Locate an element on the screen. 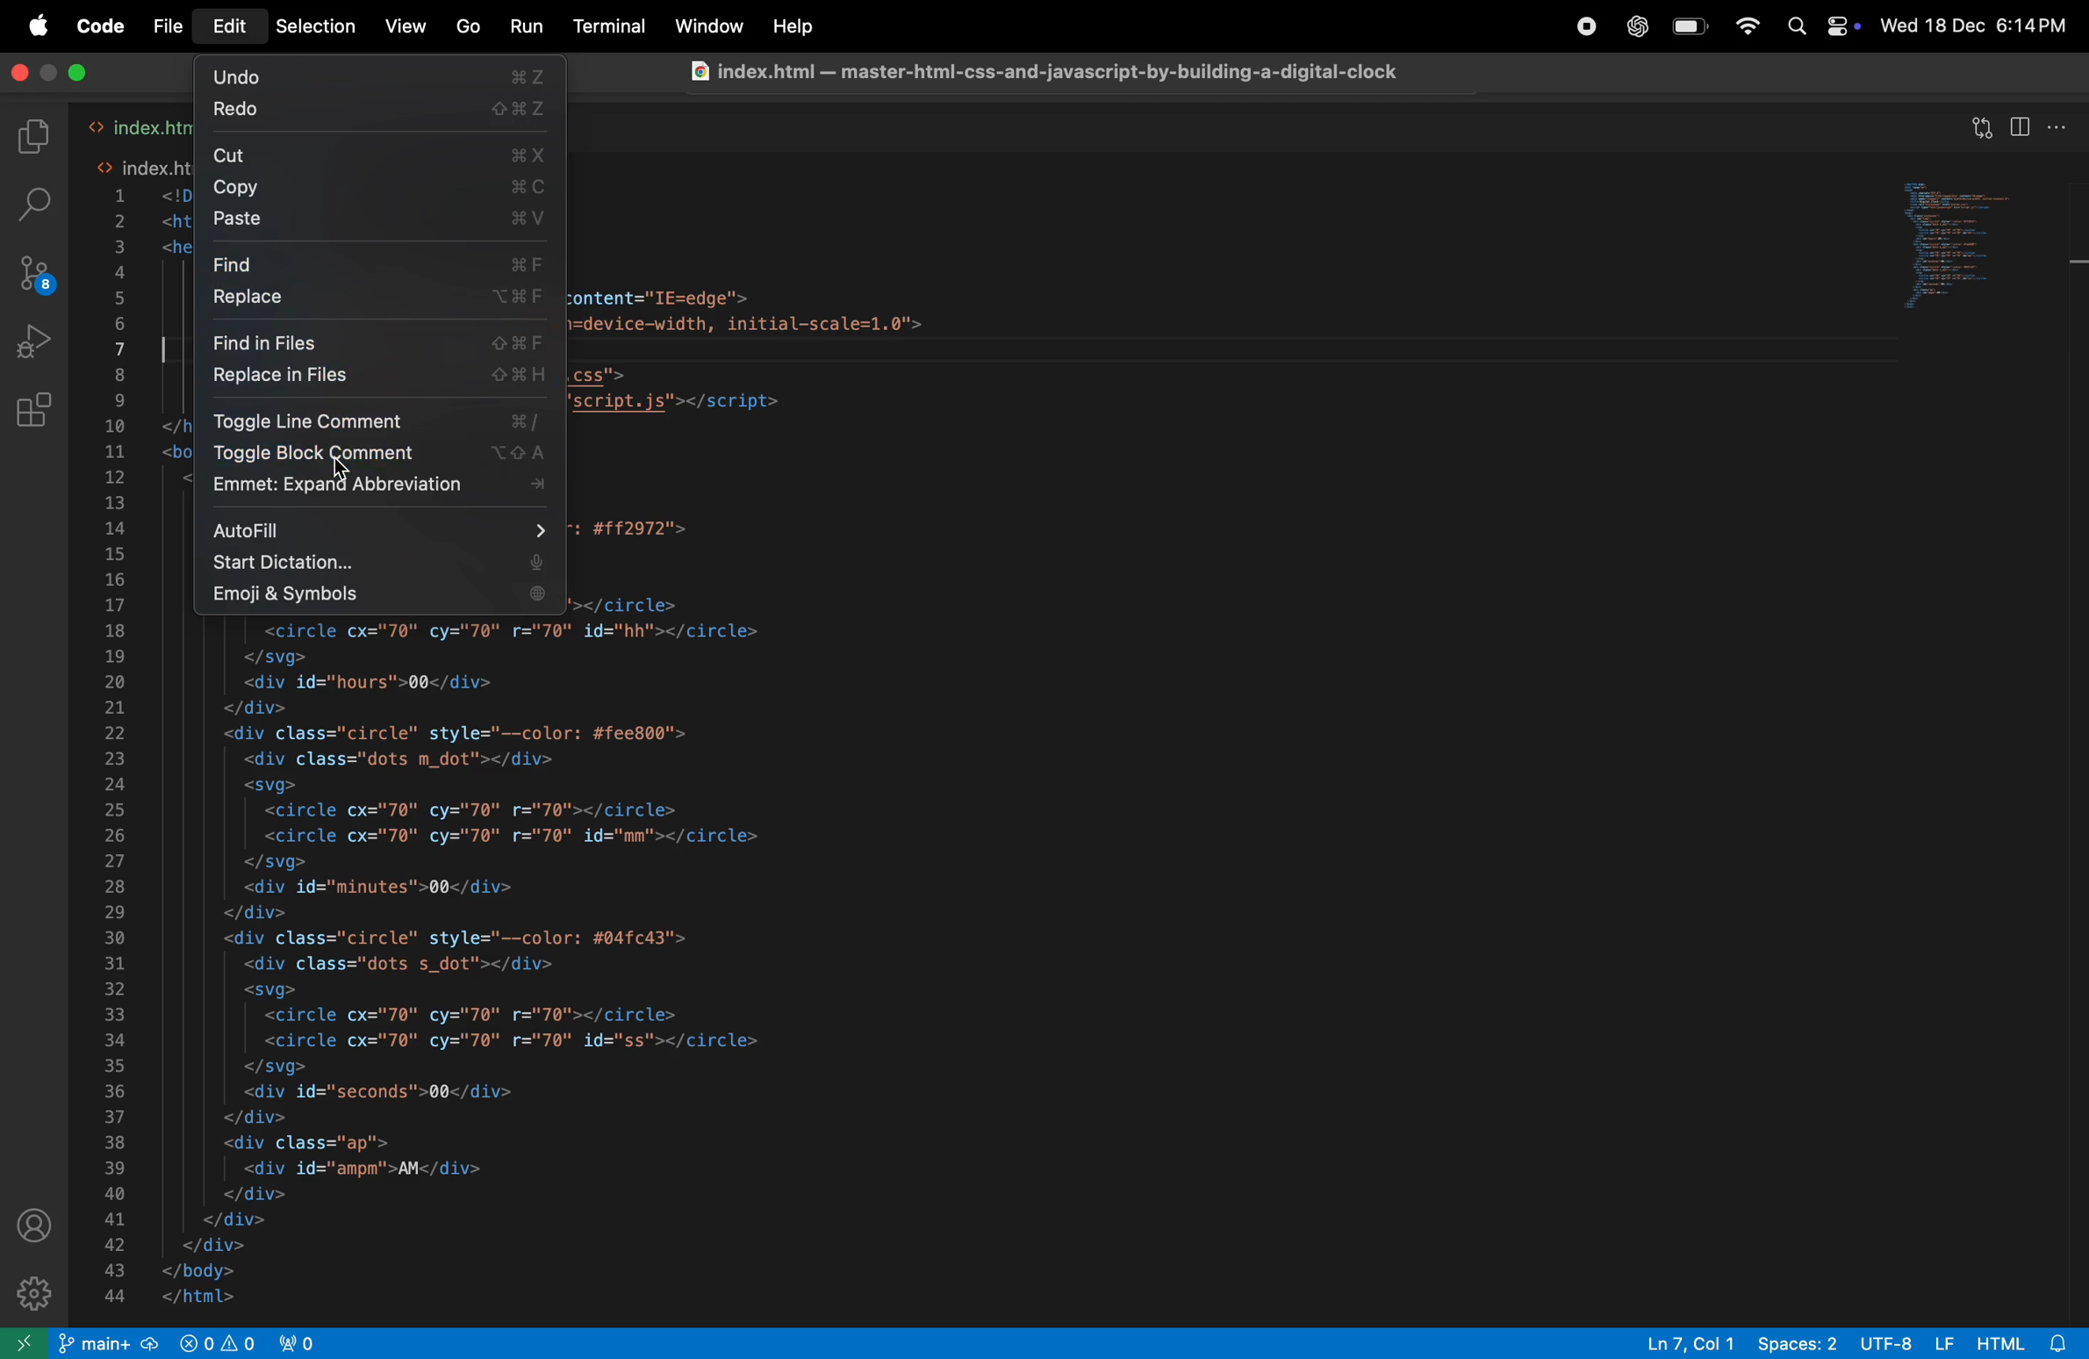 Image resolution: width=2089 pixels, height=1359 pixels. terminal is located at coordinates (610, 27).